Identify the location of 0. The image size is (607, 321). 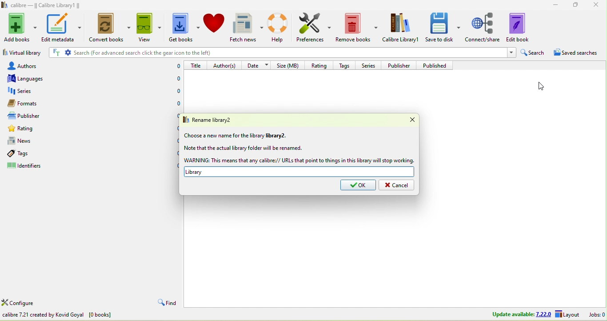
(174, 166).